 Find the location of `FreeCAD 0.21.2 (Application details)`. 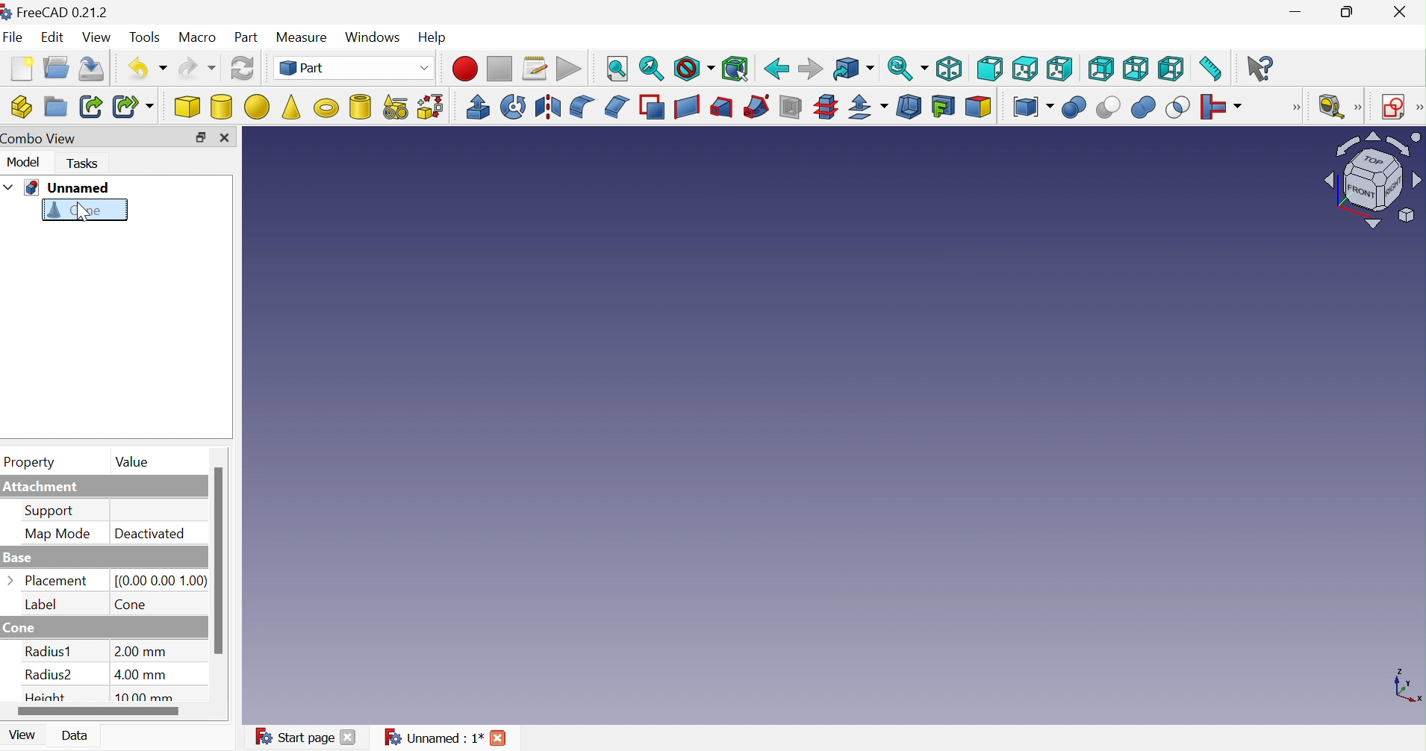

FreeCAD 0.21.2 (Application details) is located at coordinates (55, 13).